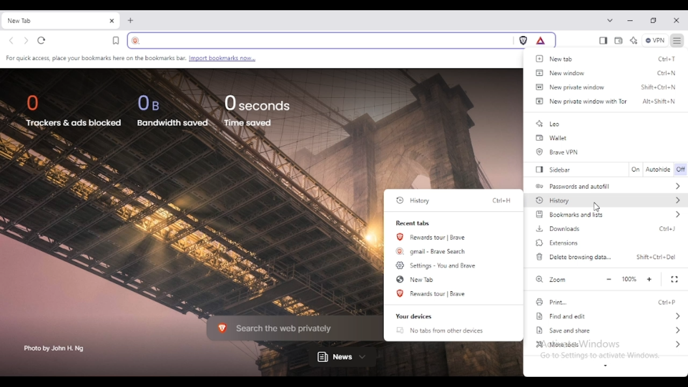 The image size is (688, 387). I want to click on minimize, so click(630, 20).